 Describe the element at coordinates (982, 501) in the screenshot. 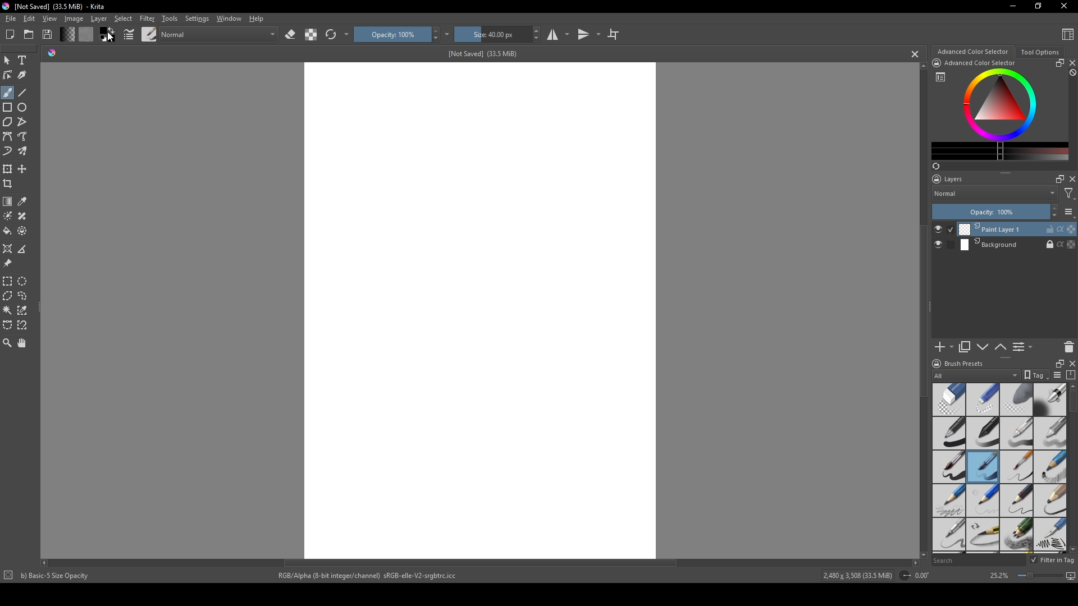

I see `pencil` at that location.